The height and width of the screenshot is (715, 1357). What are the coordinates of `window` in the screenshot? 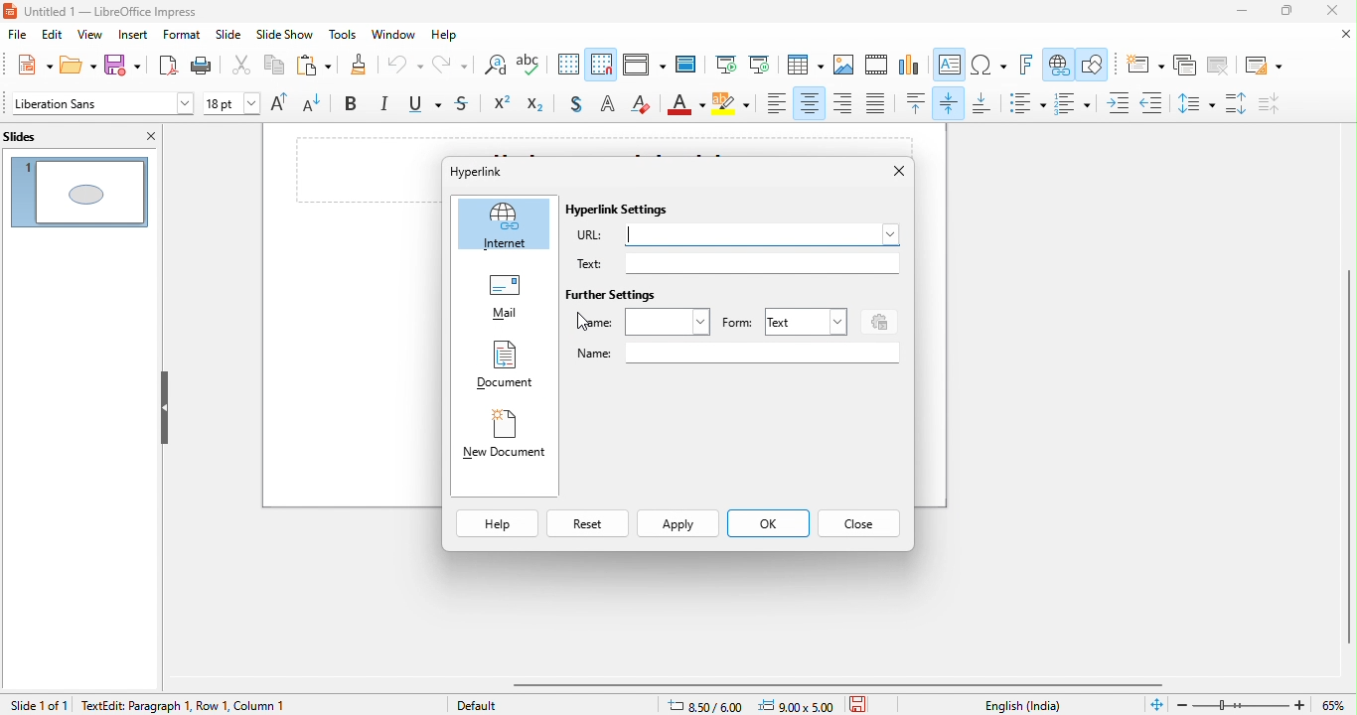 It's located at (396, 35).